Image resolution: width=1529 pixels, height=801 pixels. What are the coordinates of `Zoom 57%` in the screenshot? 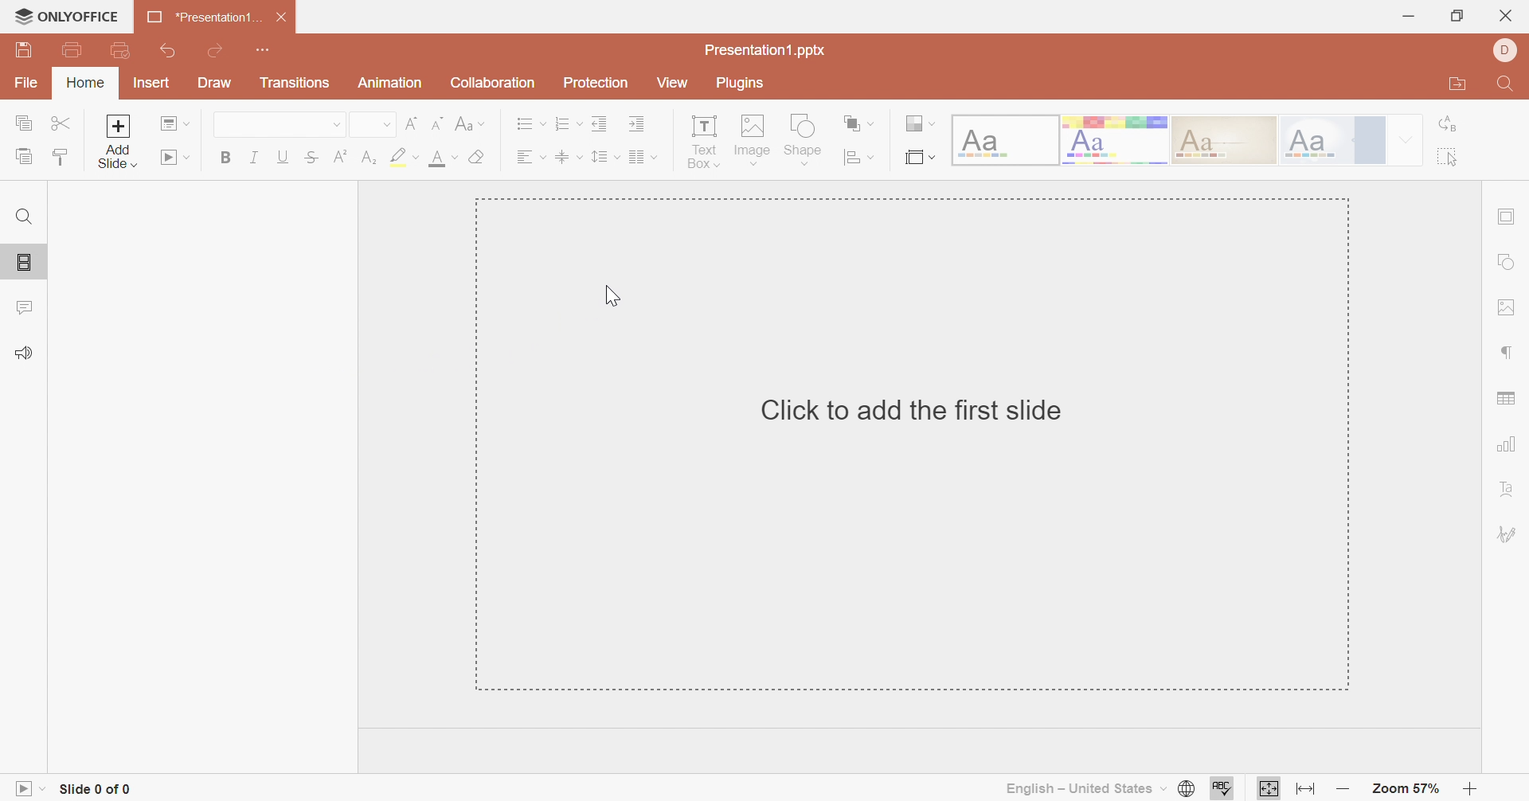 It's located at (1407, 787).